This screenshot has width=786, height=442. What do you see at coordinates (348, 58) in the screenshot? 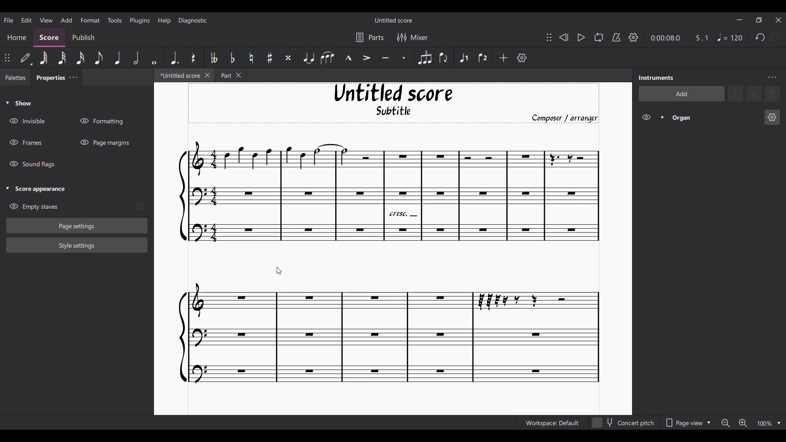
I see `Marcato` at bounding box center [348, 58].